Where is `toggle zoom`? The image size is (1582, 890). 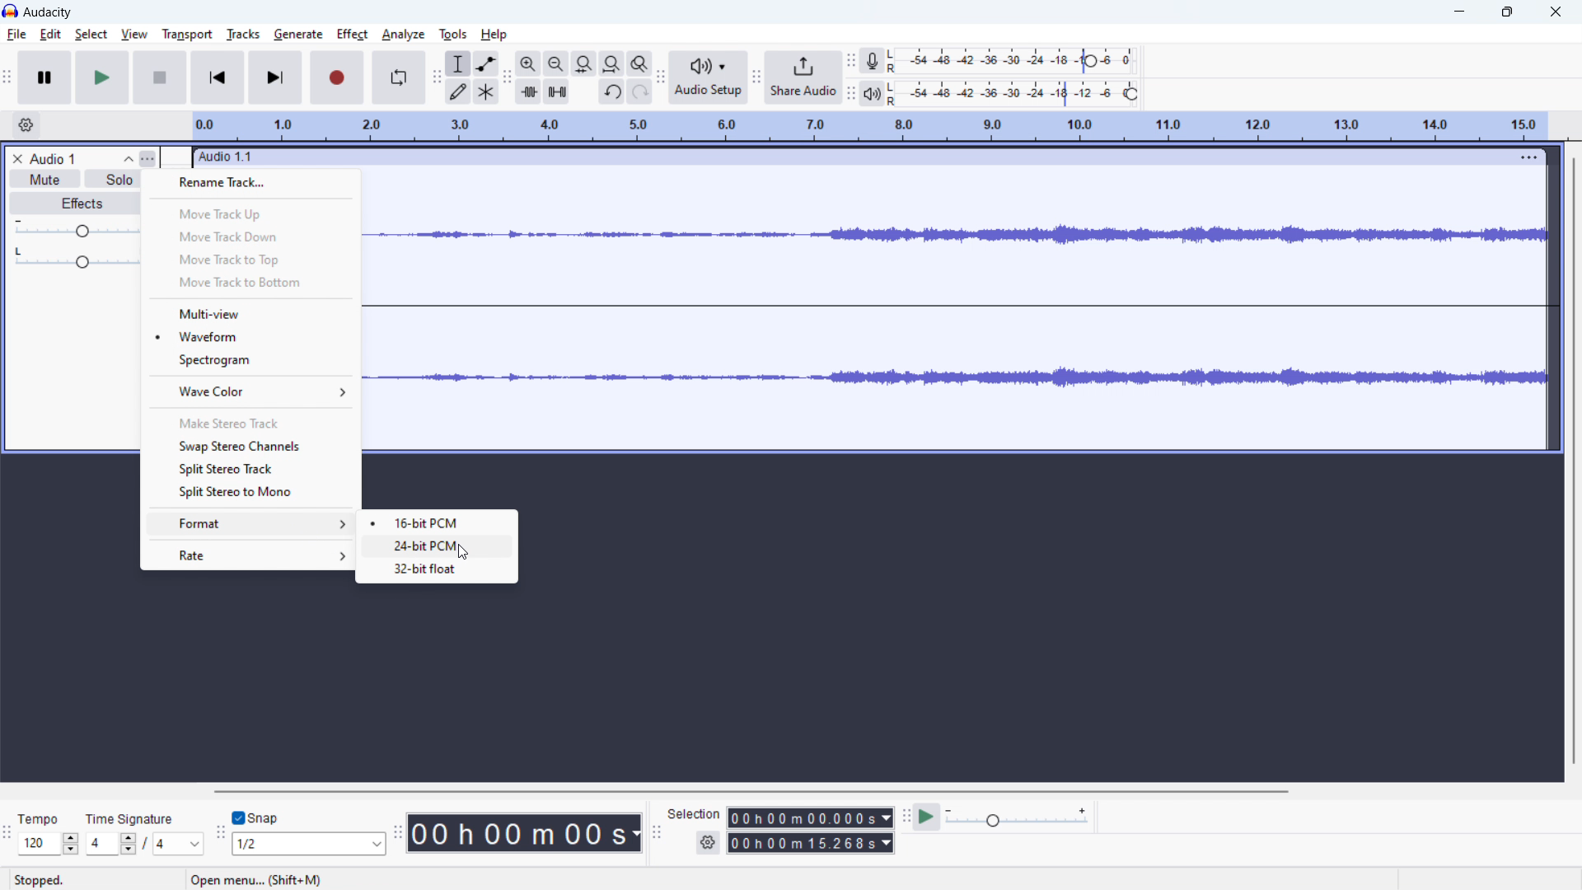 toggle zoom is located at coordinates (640, 63).